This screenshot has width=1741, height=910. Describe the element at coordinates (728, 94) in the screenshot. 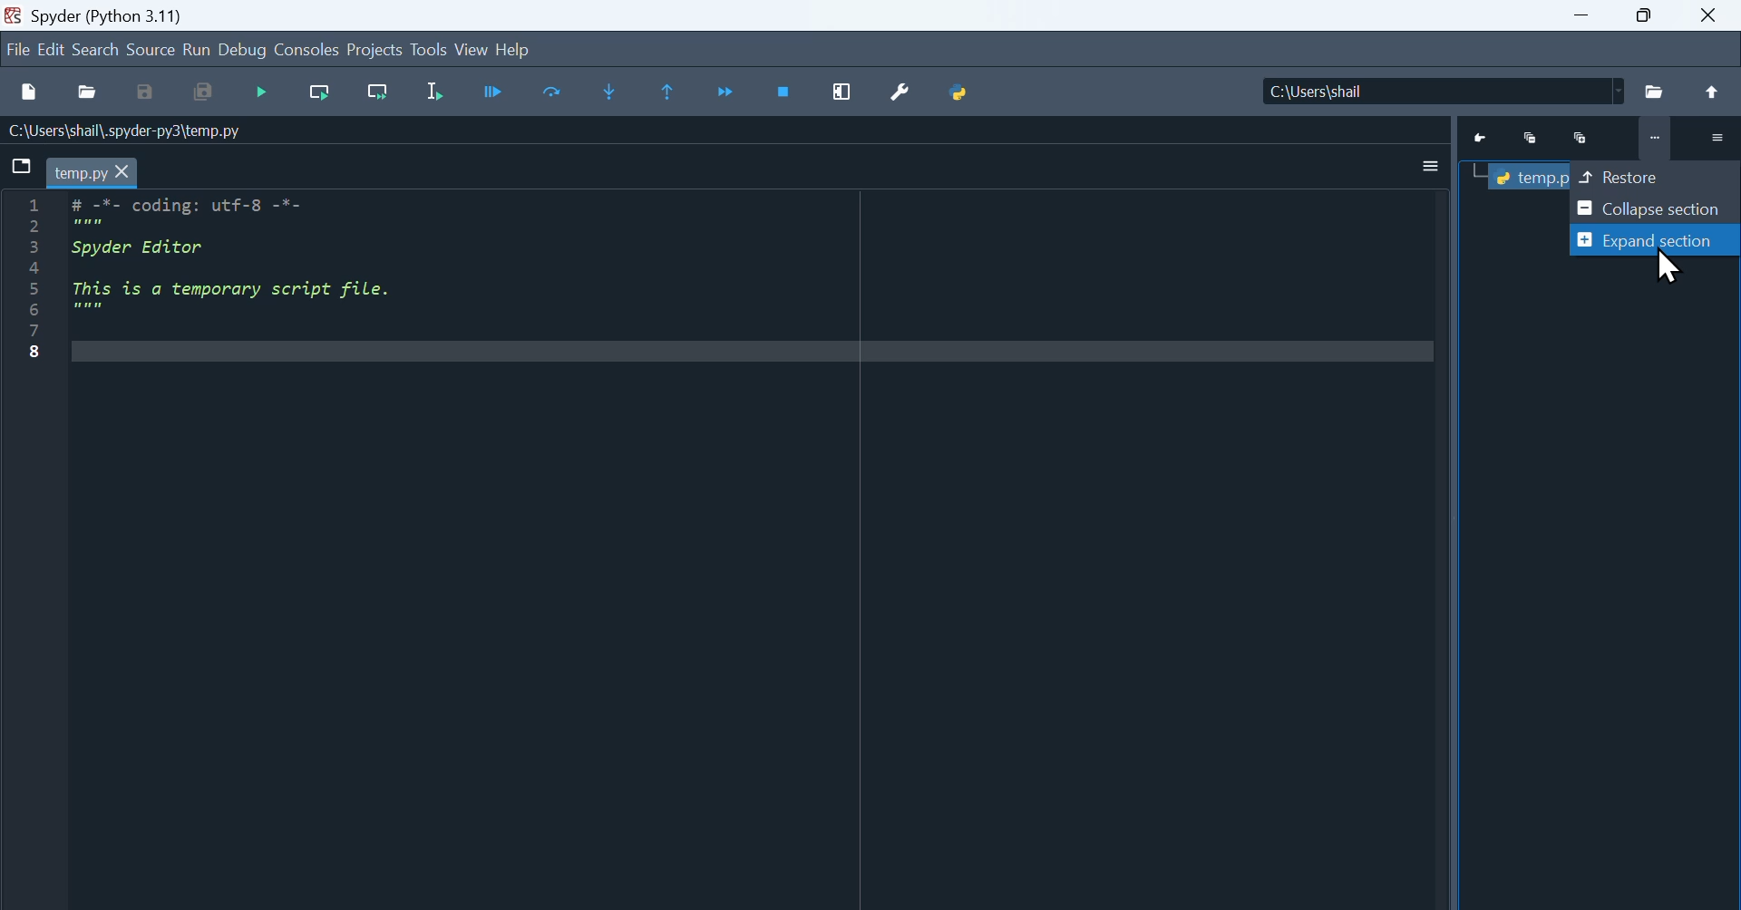

I see `Continue execution until next breakpoint` at that location.